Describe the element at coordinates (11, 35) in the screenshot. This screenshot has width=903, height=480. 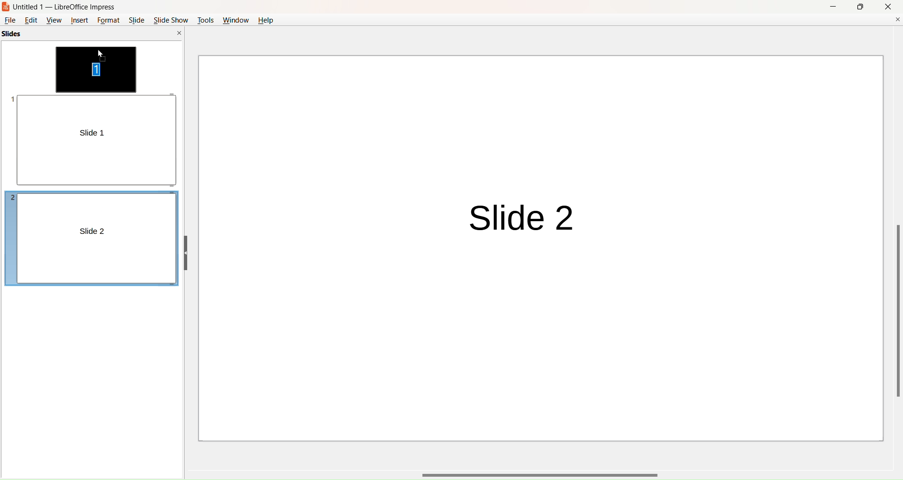
I see `slides` at that location.